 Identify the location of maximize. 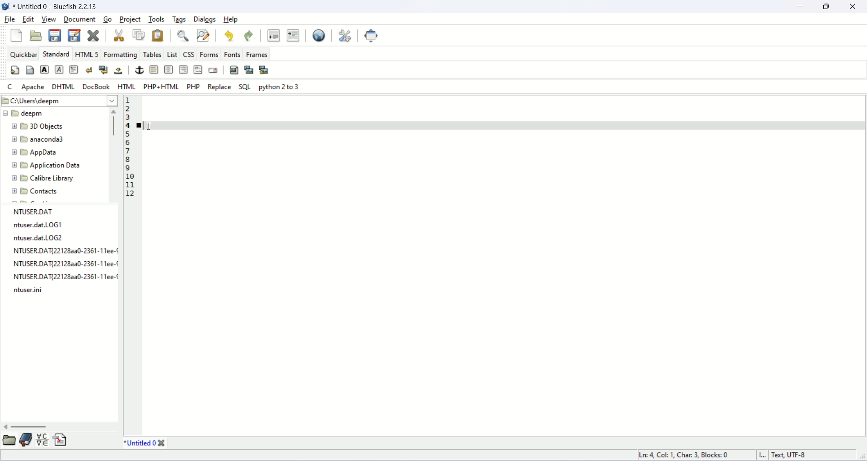
(825, 8).